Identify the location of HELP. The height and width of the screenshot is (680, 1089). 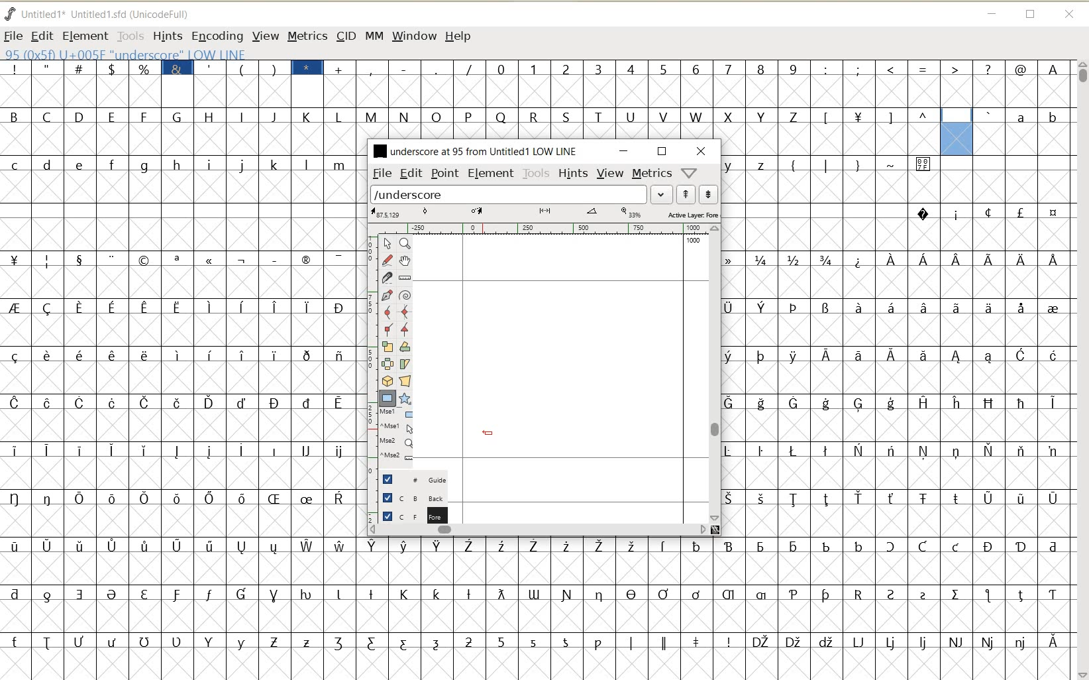
(460, 37).